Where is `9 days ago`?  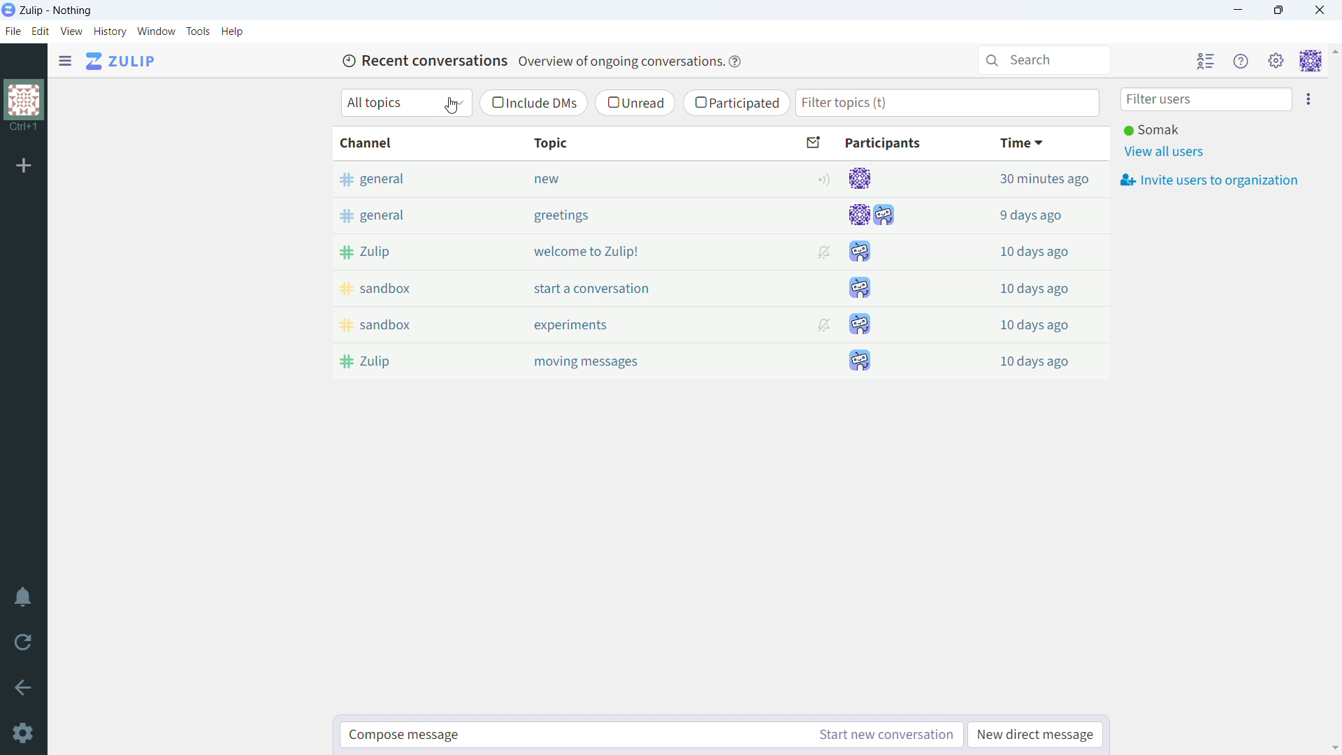 9 days ago is located at coordinates (1034, 216).